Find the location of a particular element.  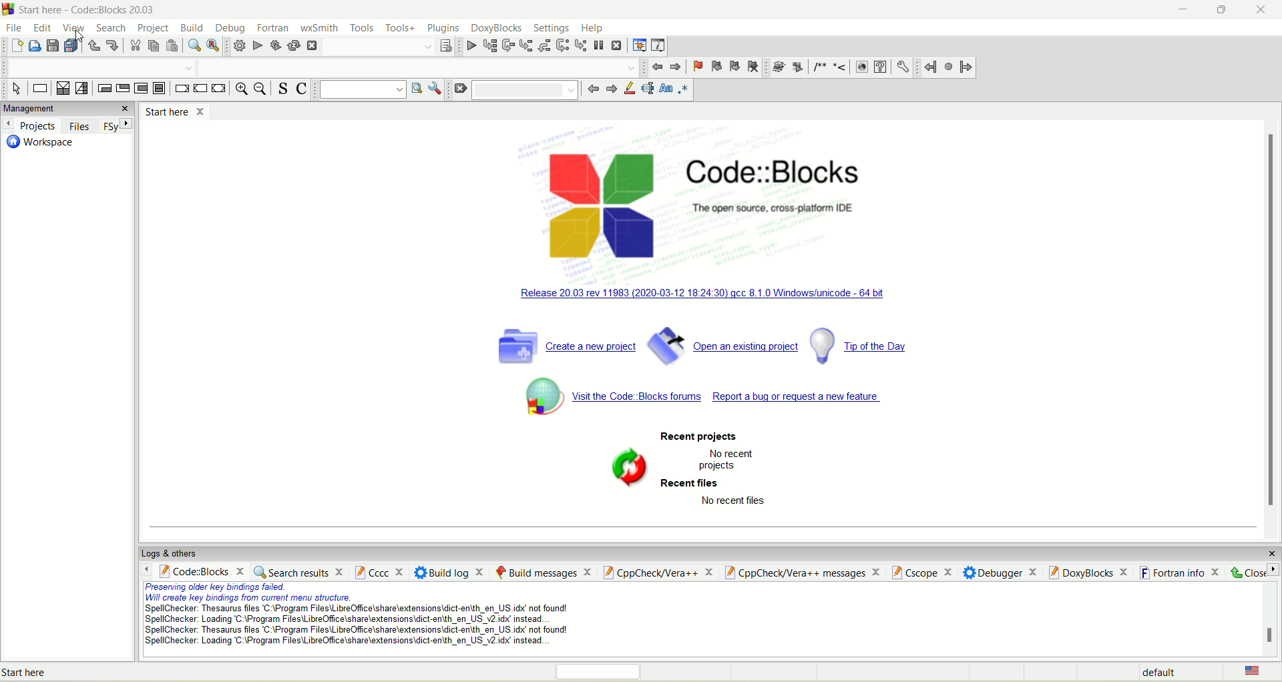

close is located at coordinates (1253, 571).